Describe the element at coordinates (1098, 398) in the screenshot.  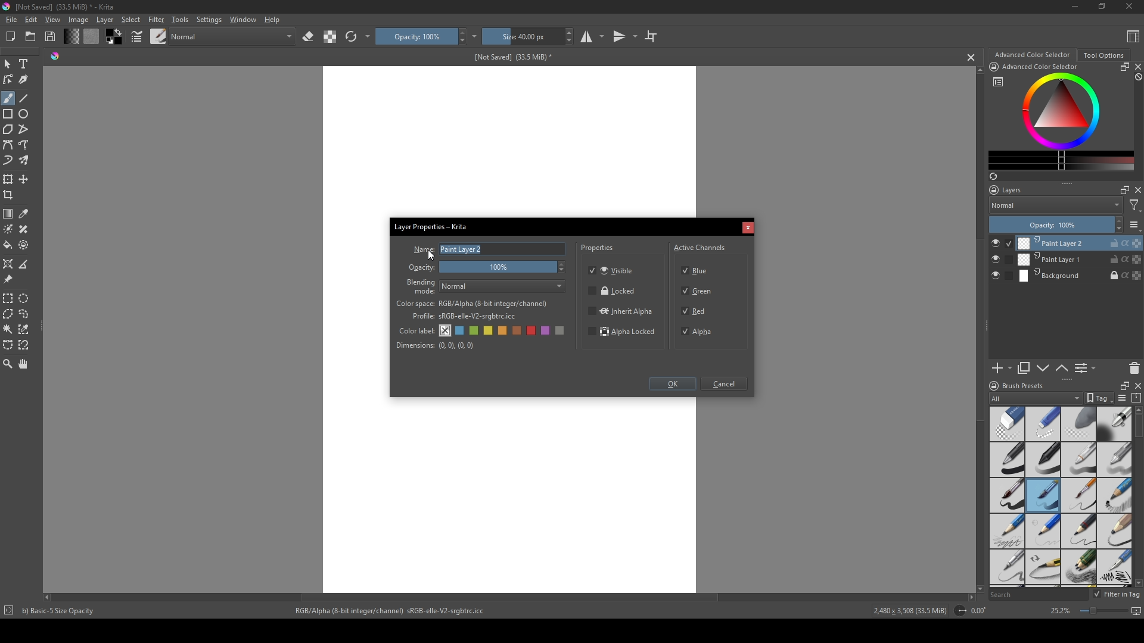
I see `tag` at that location.